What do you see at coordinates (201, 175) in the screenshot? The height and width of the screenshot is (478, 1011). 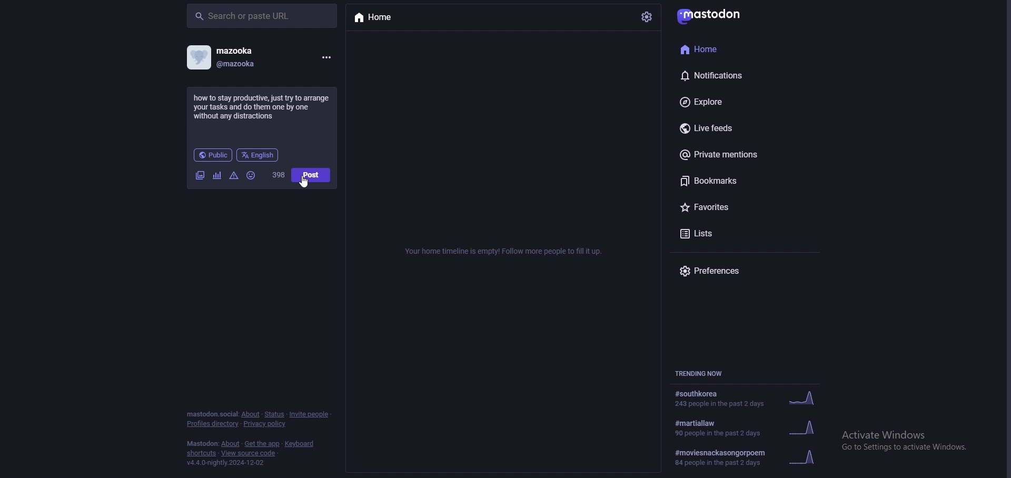 I see `image` at bounding box center [201, 175].